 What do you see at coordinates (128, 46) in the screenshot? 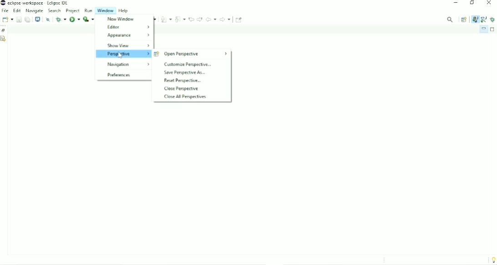
I see `Show View` at bounding box center [128, 46].